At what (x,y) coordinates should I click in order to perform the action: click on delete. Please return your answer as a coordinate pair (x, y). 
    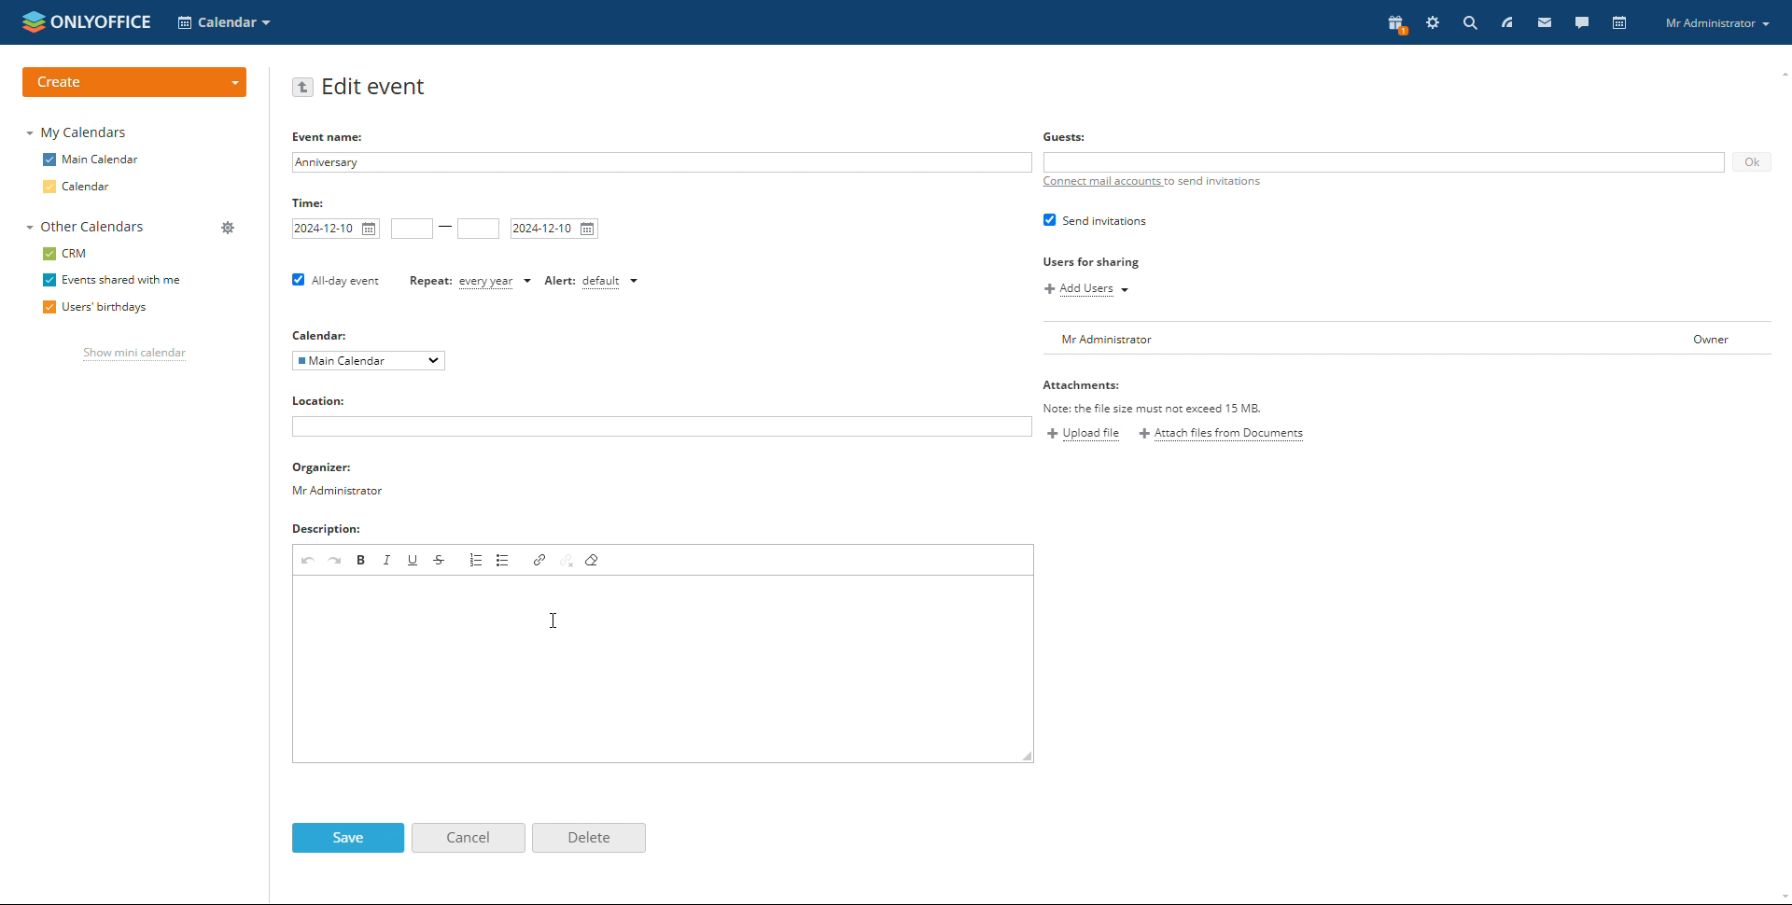
    Looking at the image, I should click on (587, 839).